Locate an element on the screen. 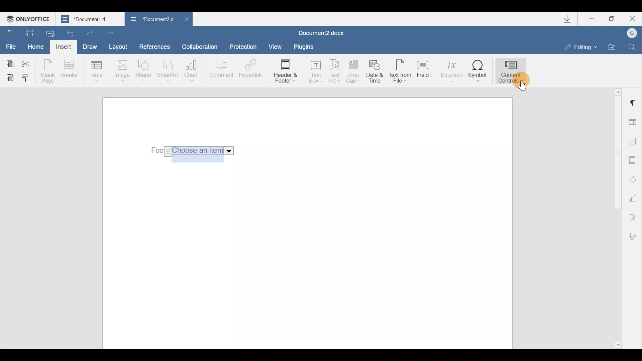 This screenshot has height=361, width=642. Chart settings is located at coordinates (634, 198).